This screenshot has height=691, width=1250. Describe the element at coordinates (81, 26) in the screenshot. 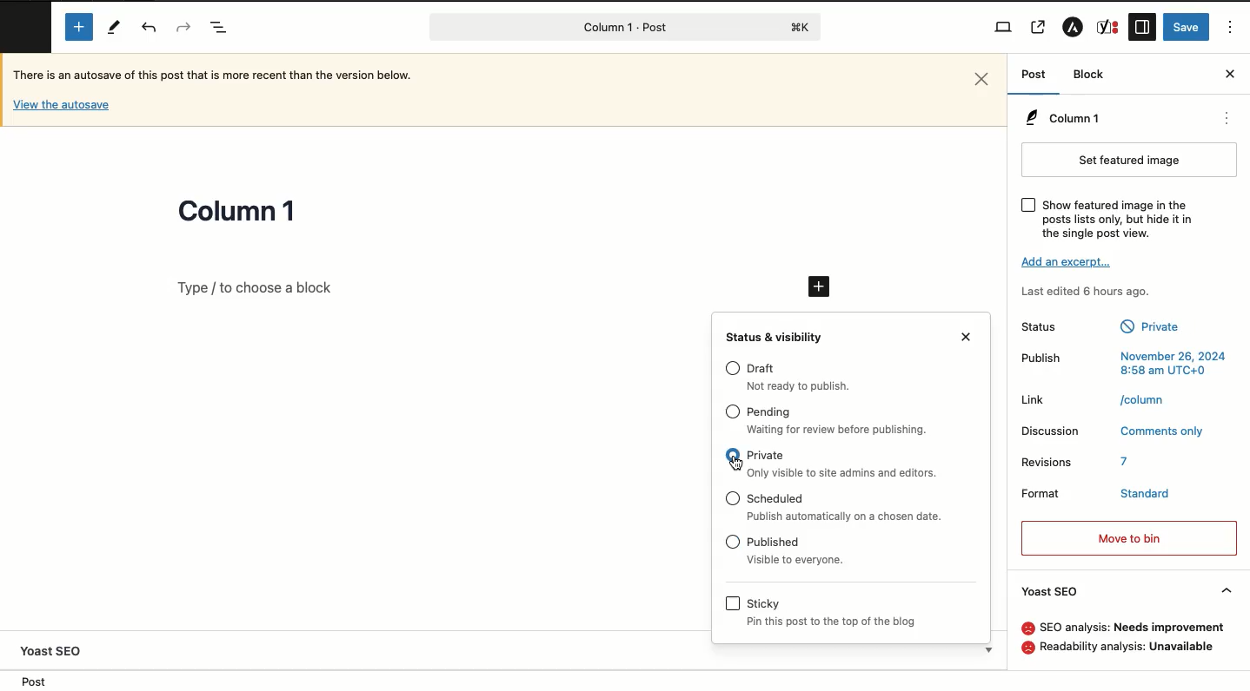

I see `Add block` at that location.